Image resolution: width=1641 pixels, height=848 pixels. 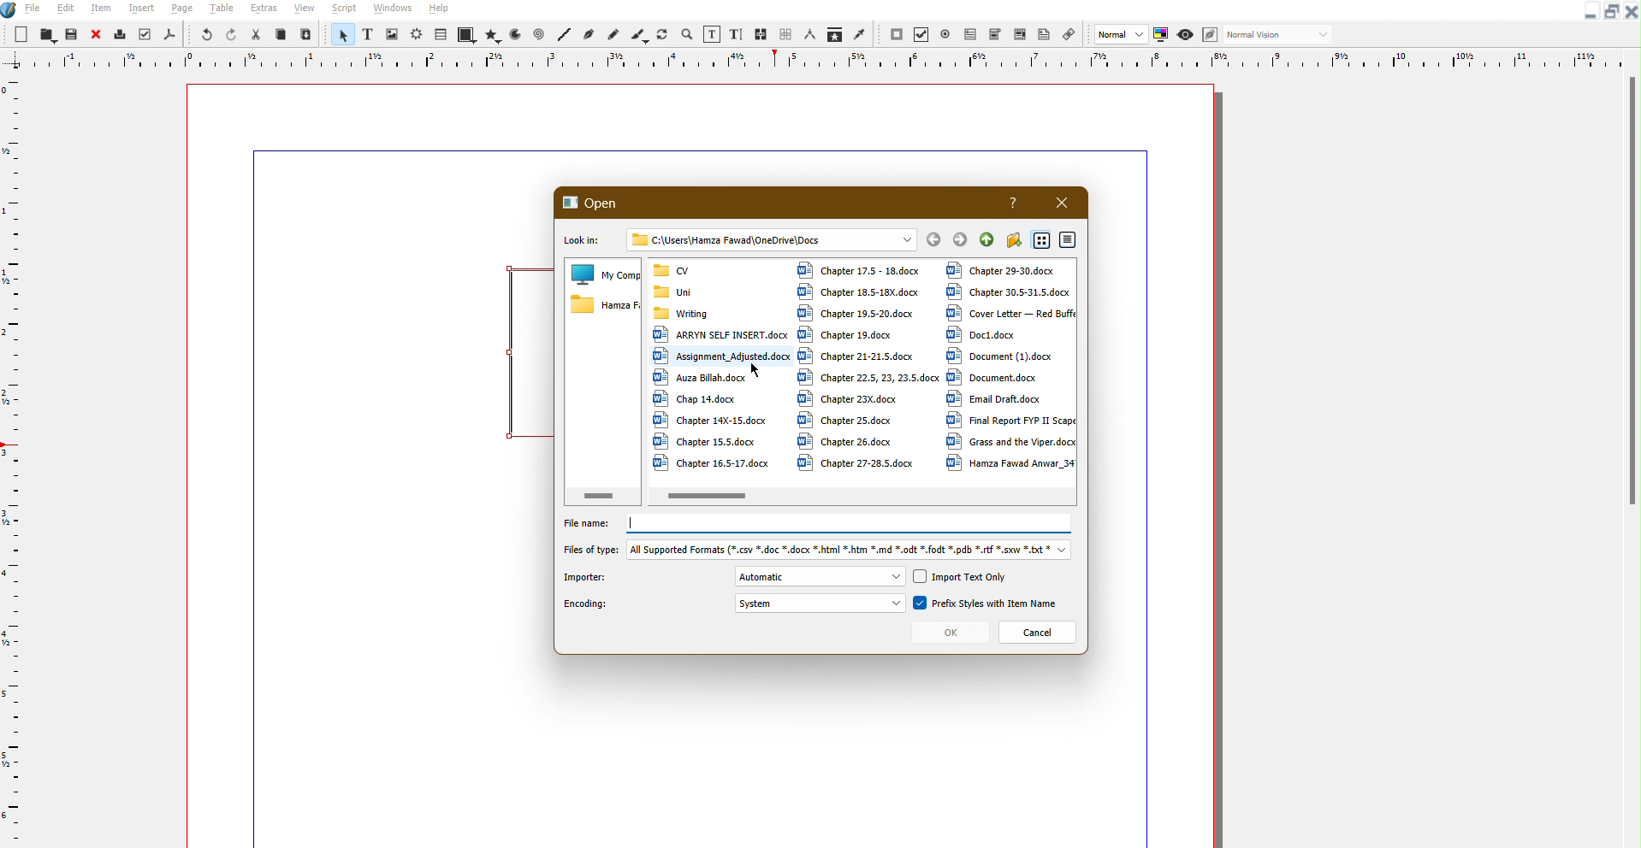 I want to click on Page, so click(x=185, y=11).